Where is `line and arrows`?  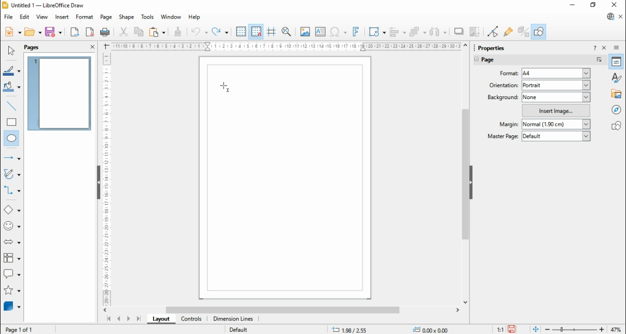
line and arrows is located at coordinates (12, 158).